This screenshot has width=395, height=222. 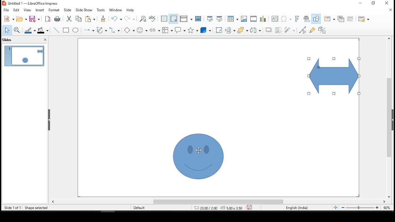 I want to click on flowchart, so click(x=167, y=29).